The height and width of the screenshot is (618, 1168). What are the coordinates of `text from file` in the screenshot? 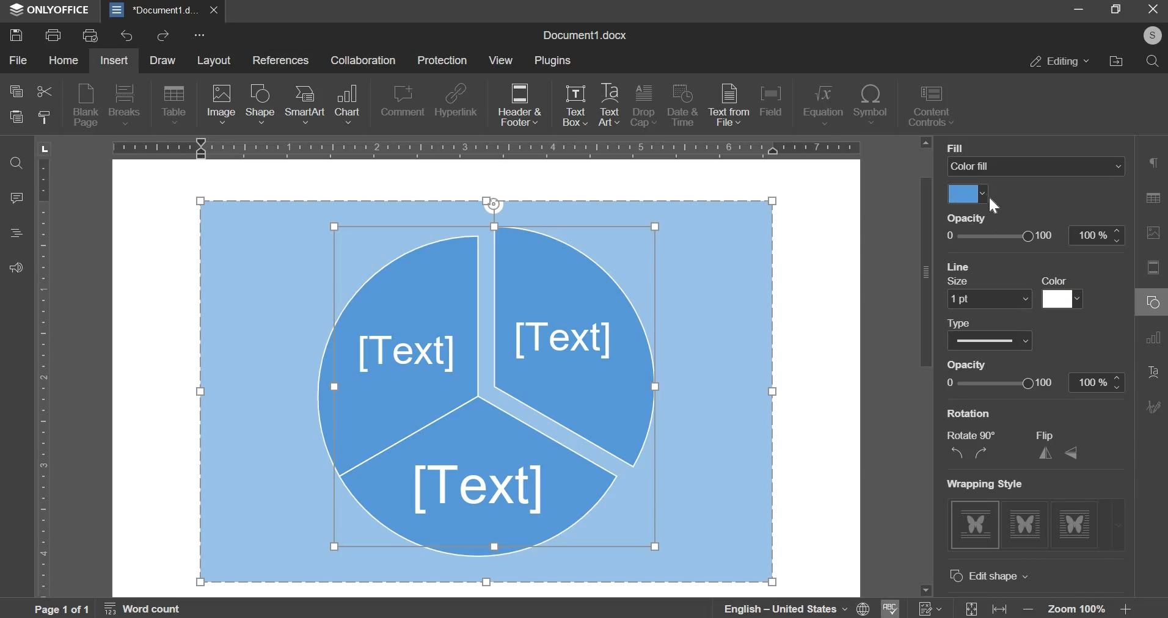 It's located at (729, 105).